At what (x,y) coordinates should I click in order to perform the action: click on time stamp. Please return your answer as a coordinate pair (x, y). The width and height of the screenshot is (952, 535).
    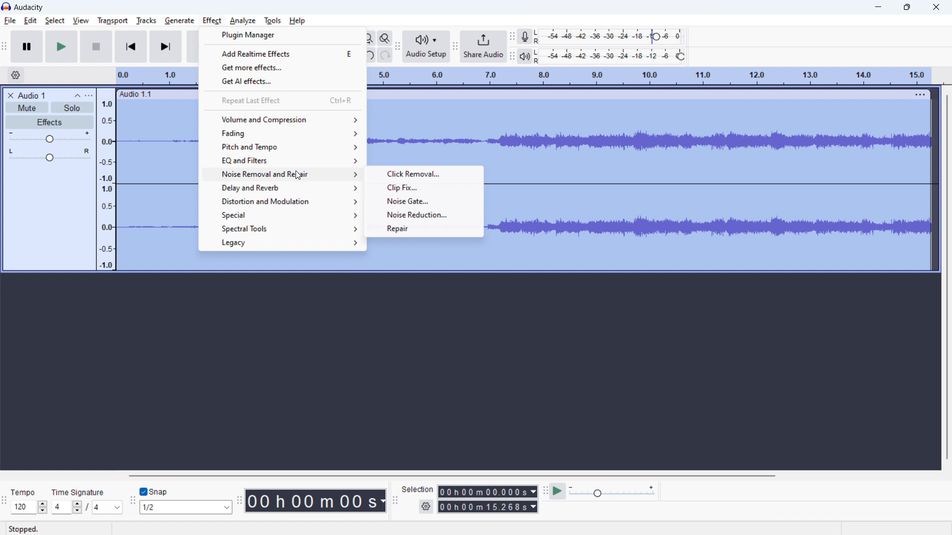
    Looking at the image, I should click on (315, 501).